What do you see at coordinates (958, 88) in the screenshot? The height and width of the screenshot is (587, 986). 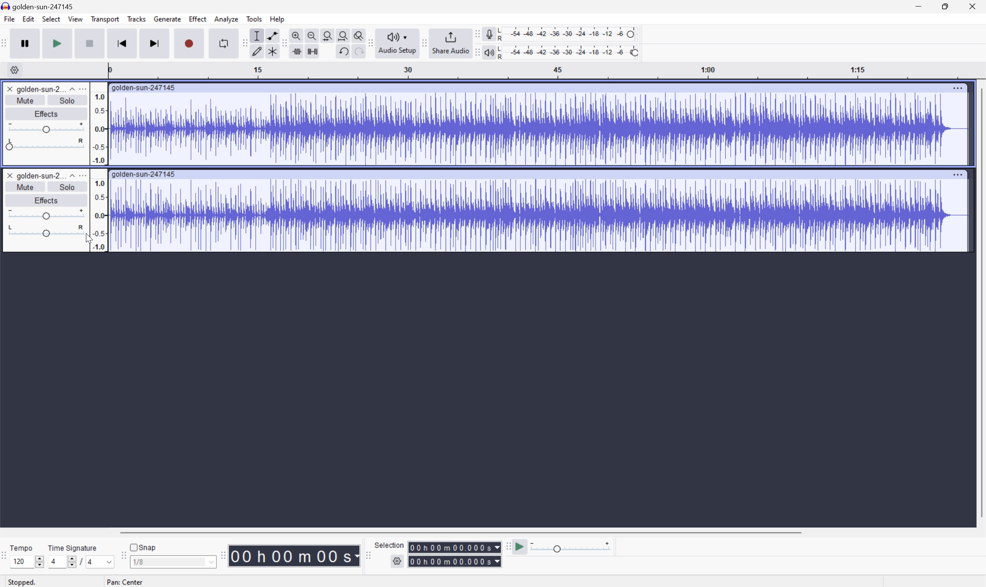 I see `More` at bounding box center [958, 88].